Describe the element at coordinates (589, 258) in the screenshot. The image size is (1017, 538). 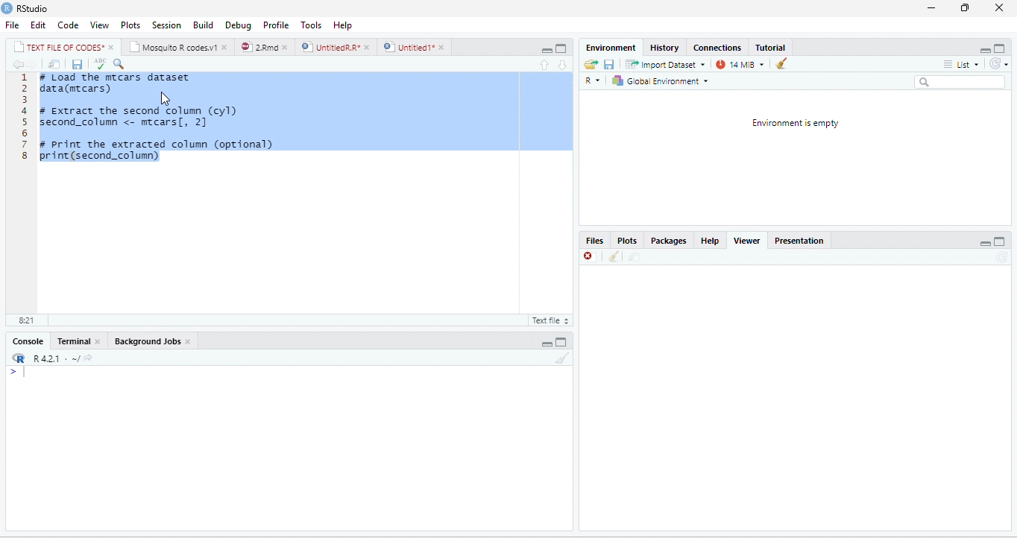
I see `close` at that location.